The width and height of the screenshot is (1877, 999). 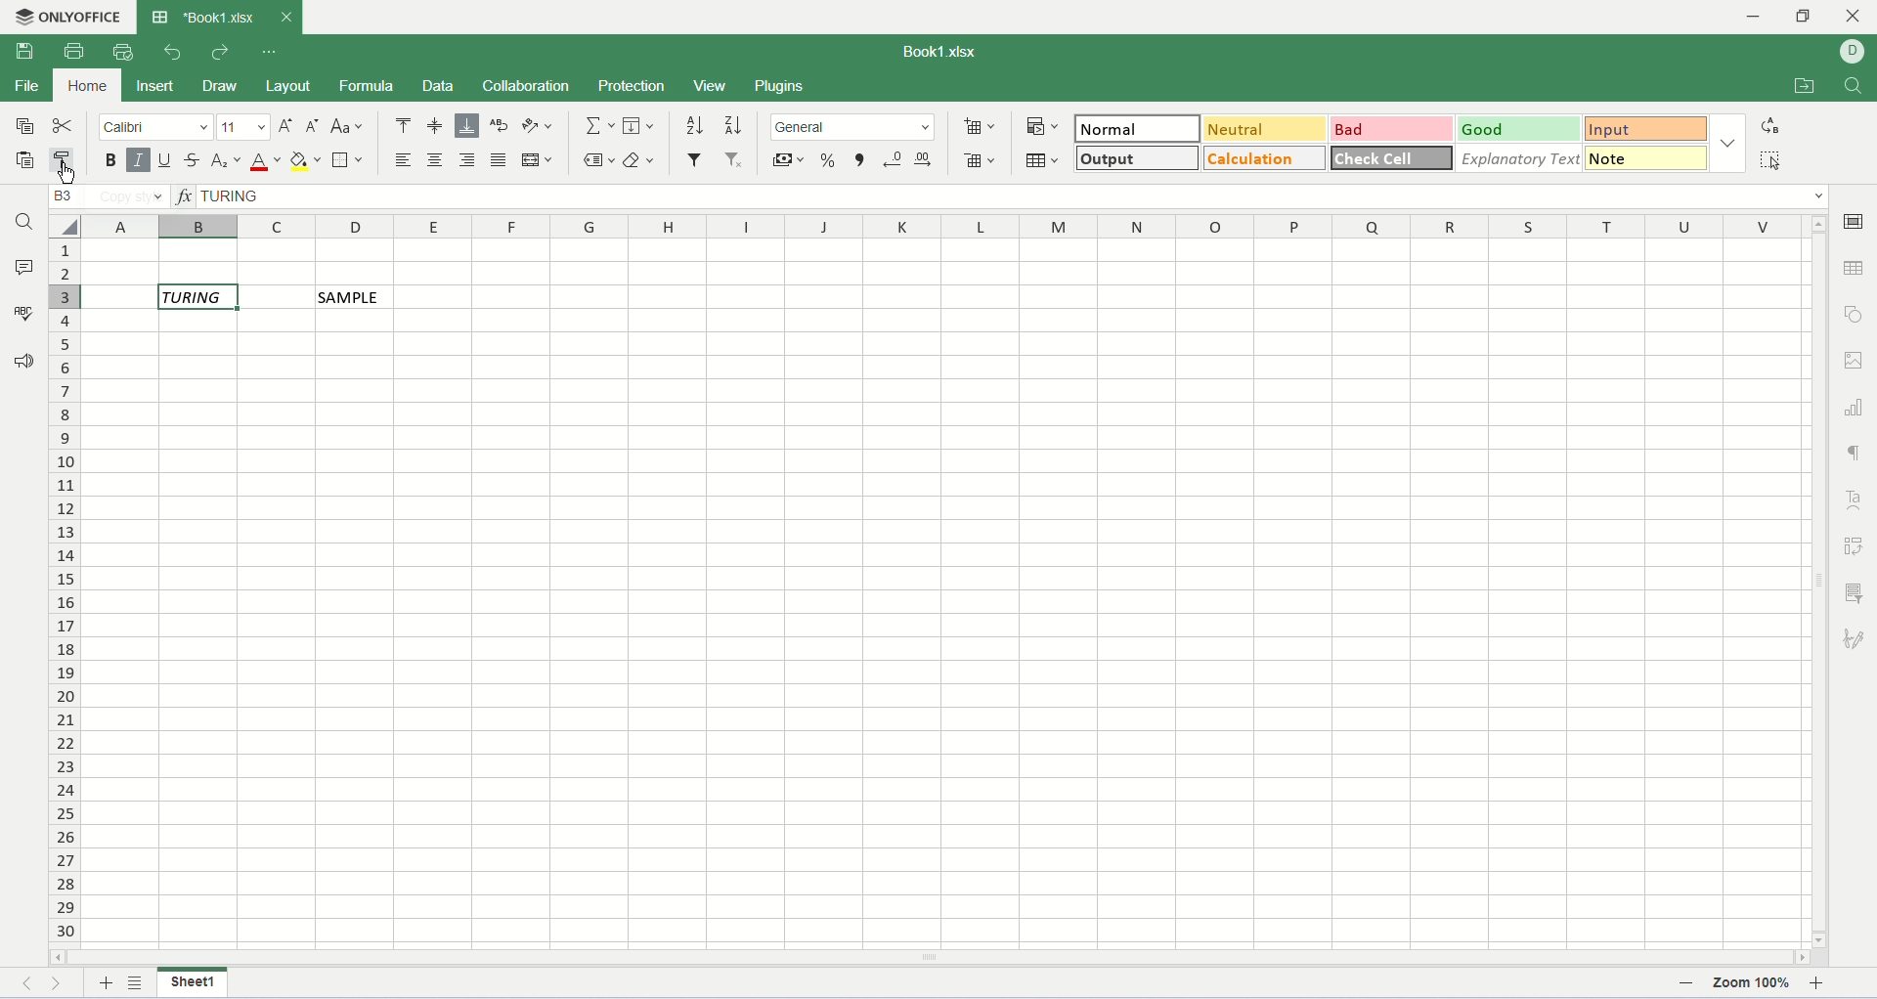 I want to click on cursor, so click(x=65, y=179).